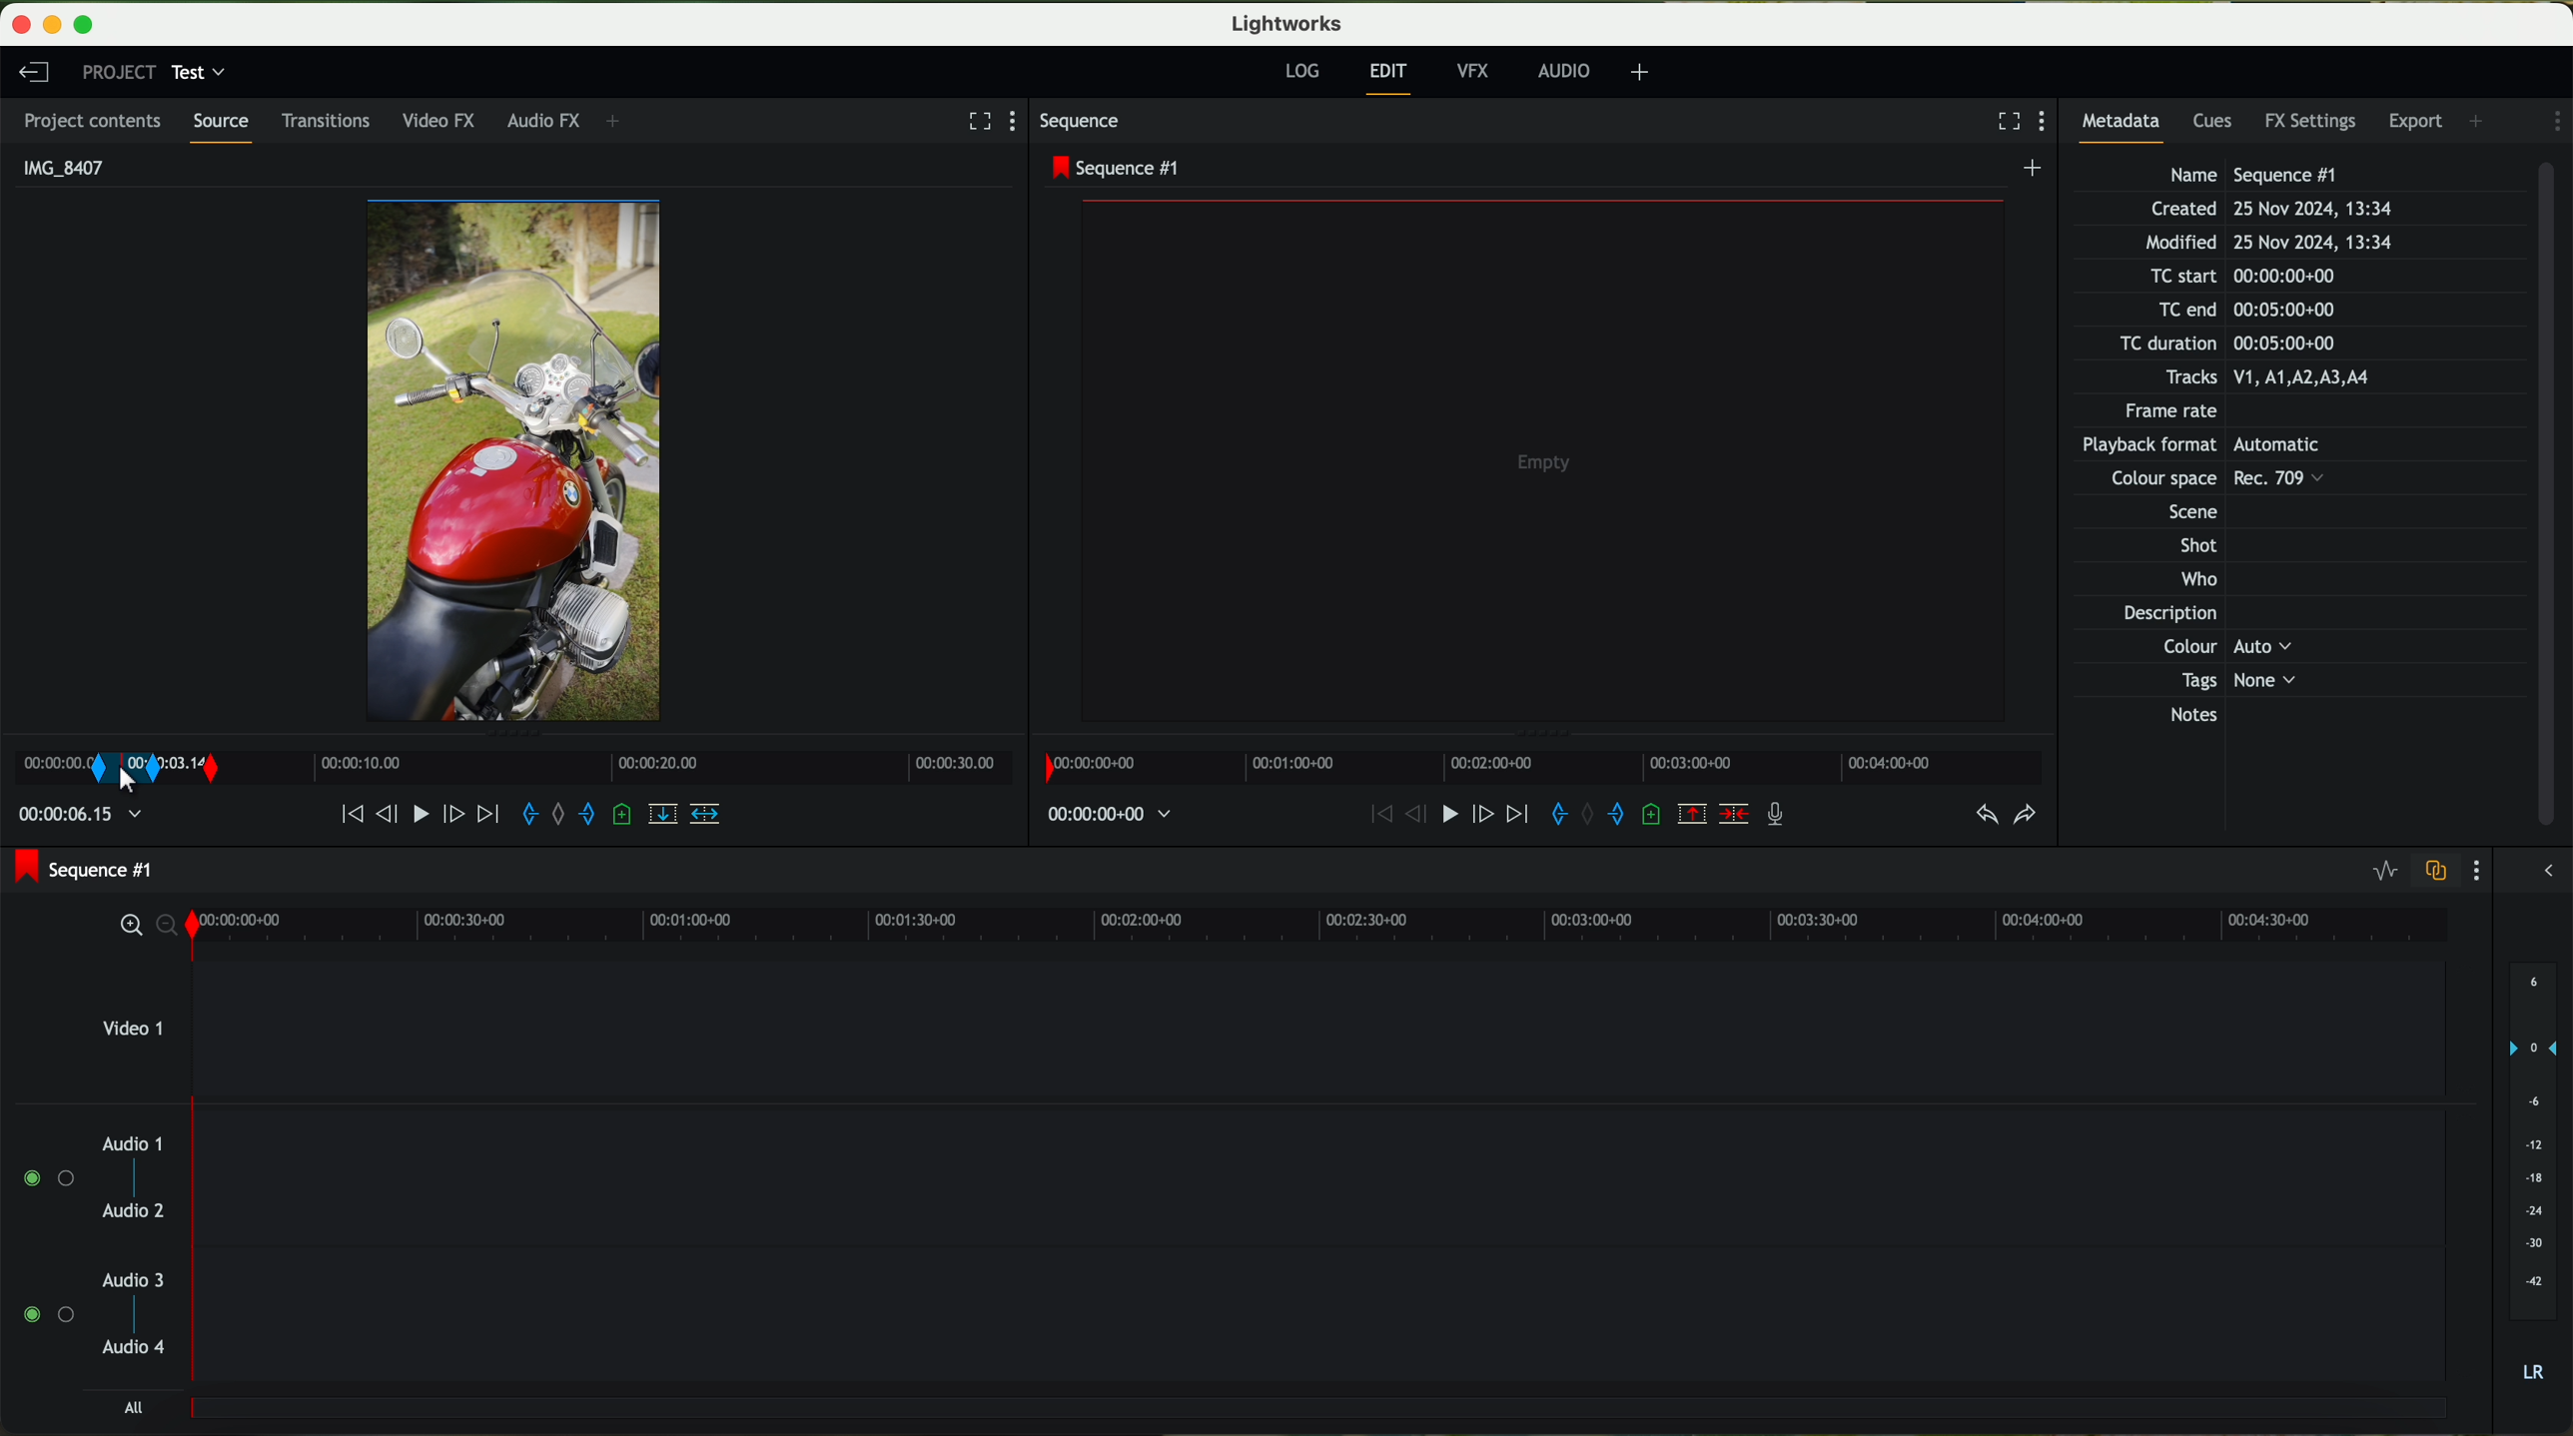 The image size is (2573, 1436). I want to click on  play, so click(426, 814).